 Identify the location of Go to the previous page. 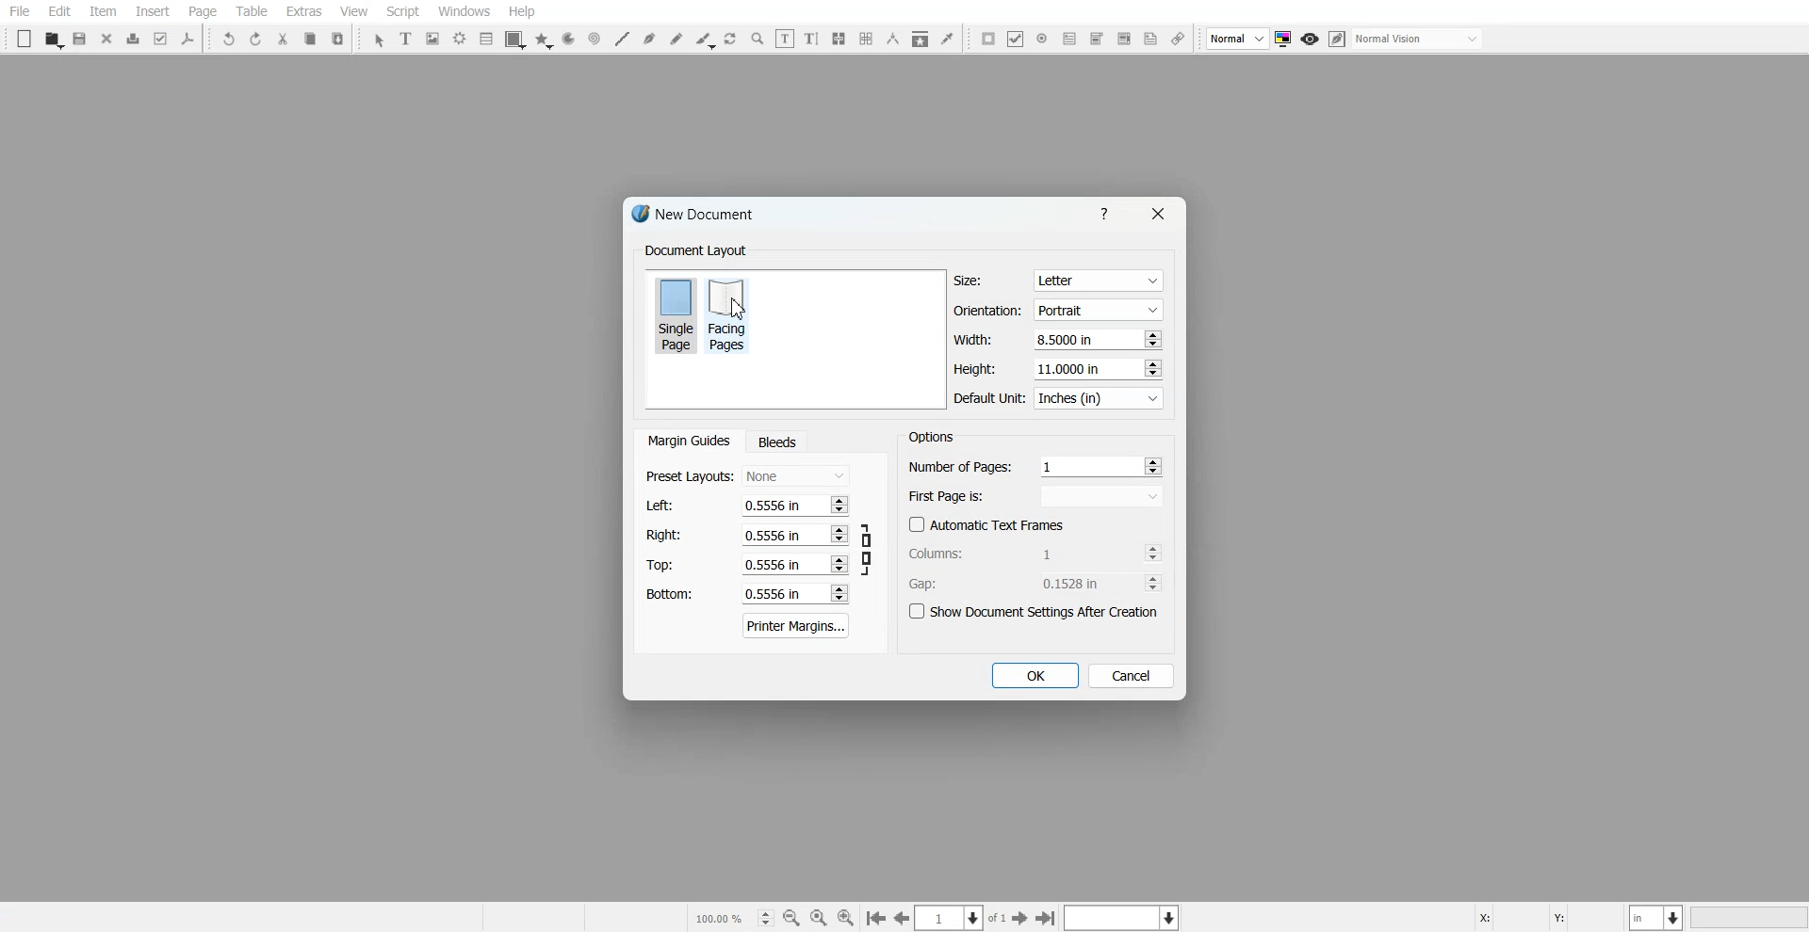
(902, 918).